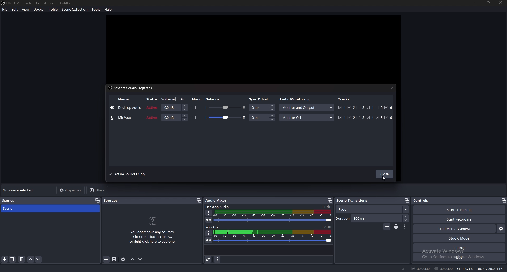 The width and height of the screenshot is (507, 272). I want to click on mono, so click(193, 108).